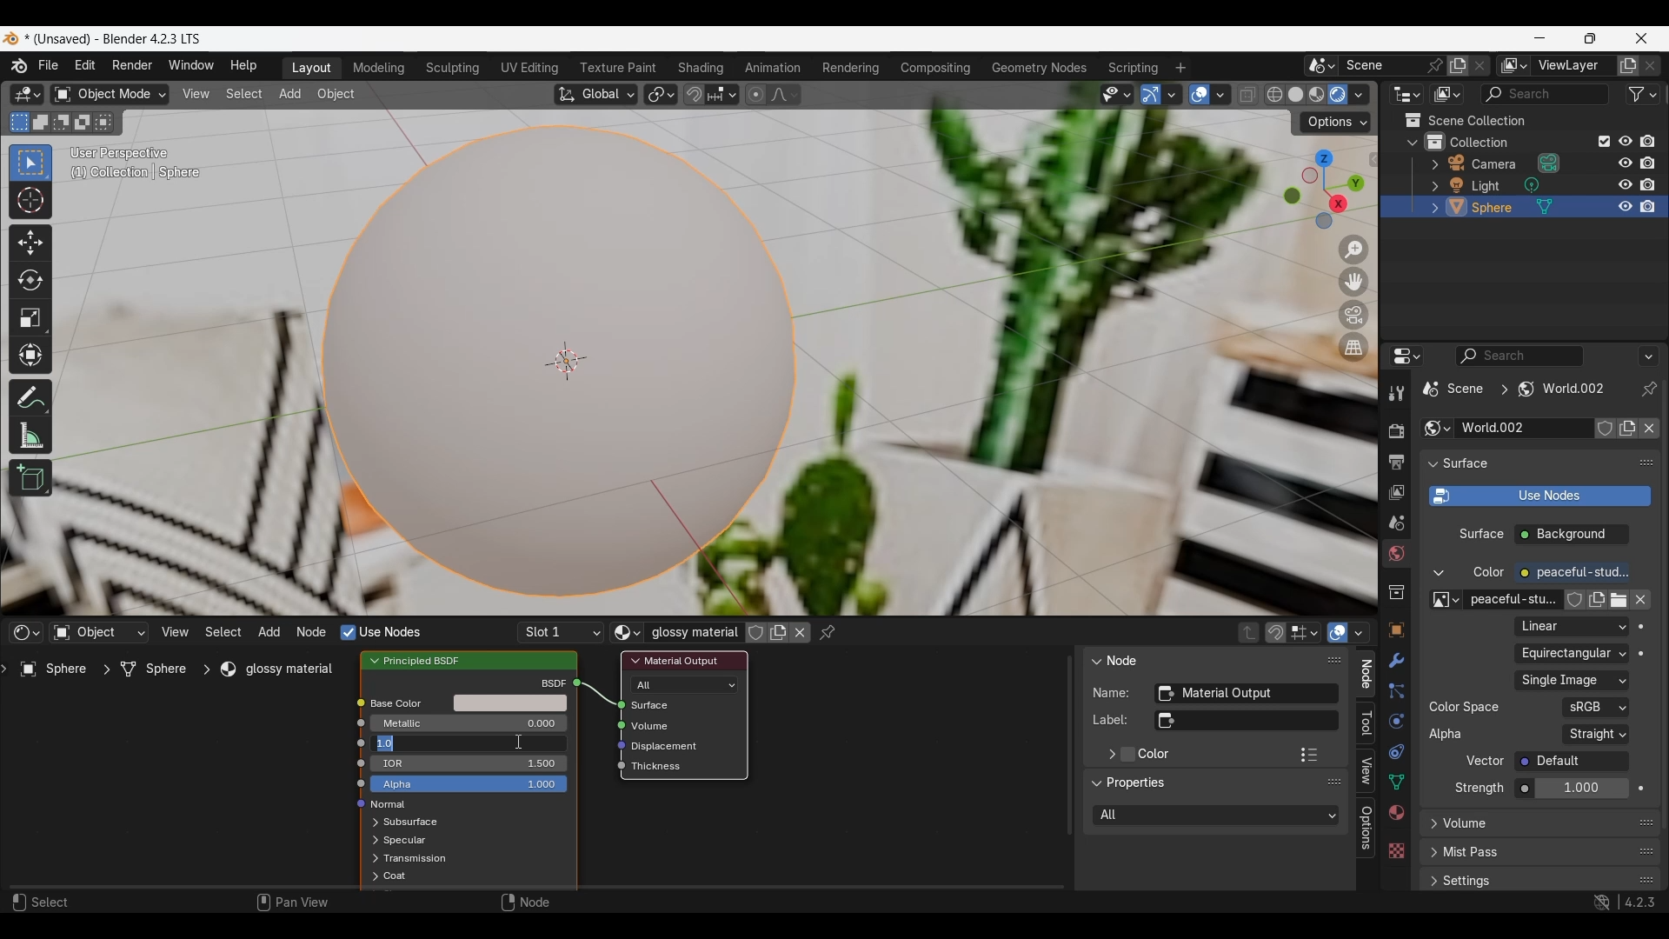 Image resolution: width=1669 pixels, height=939 pixels. What do you see at coordinates (140, 171) in the screenshot?
I see `(1) Collection | Sphere` at bounding box center [140, 171].